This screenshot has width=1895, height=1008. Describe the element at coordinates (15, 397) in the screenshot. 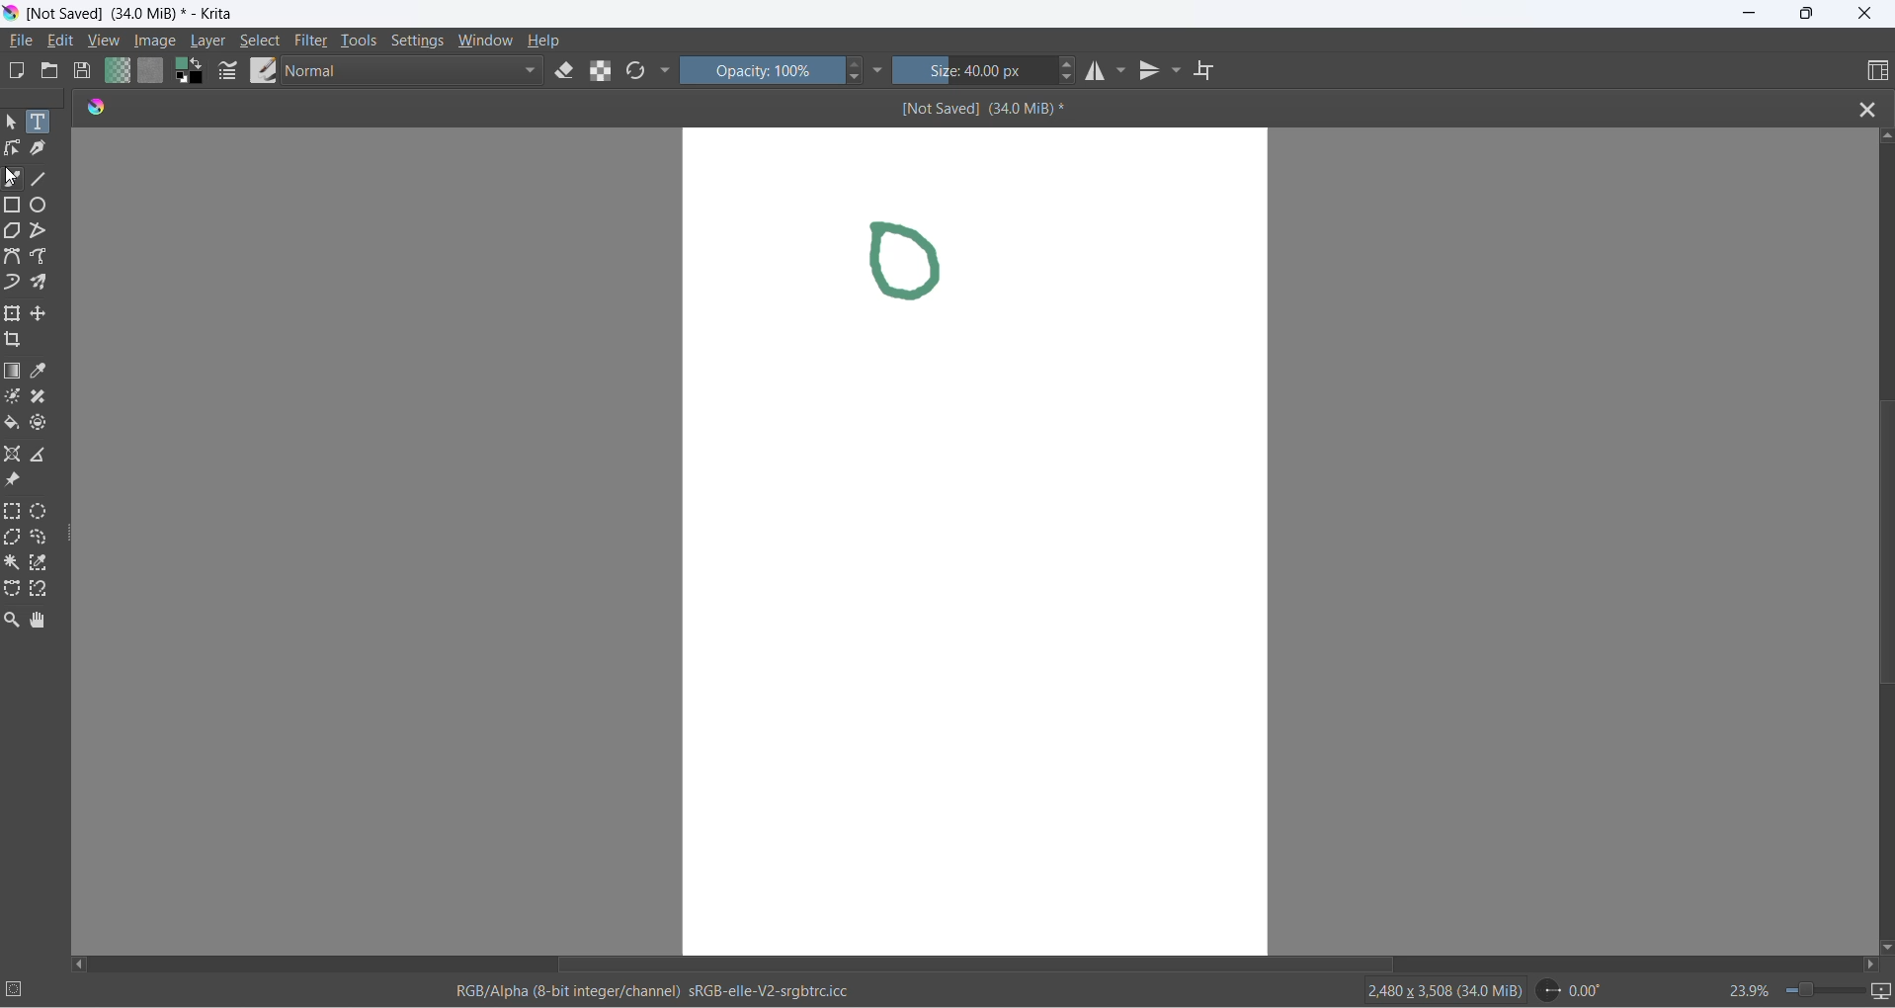

I see `colorize mask tool` at that location.